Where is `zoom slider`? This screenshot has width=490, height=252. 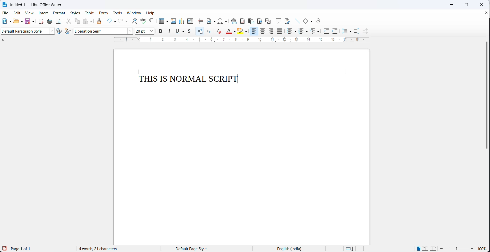
zoom slider is located at coordinates (457, 249).